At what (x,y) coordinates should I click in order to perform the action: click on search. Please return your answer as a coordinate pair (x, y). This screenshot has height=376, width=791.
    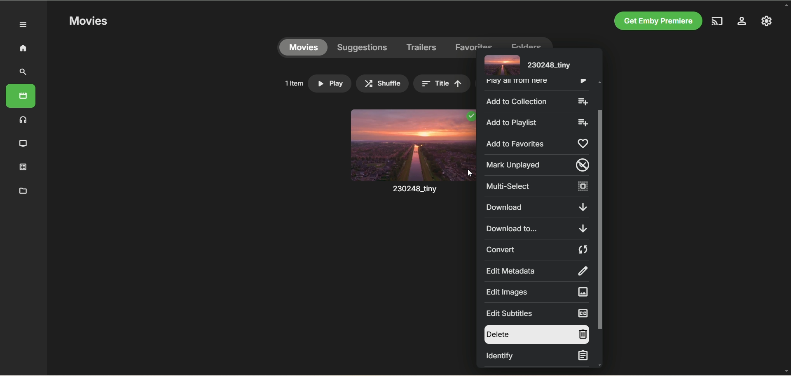
    Looking at the image, I should click on (23, 72).